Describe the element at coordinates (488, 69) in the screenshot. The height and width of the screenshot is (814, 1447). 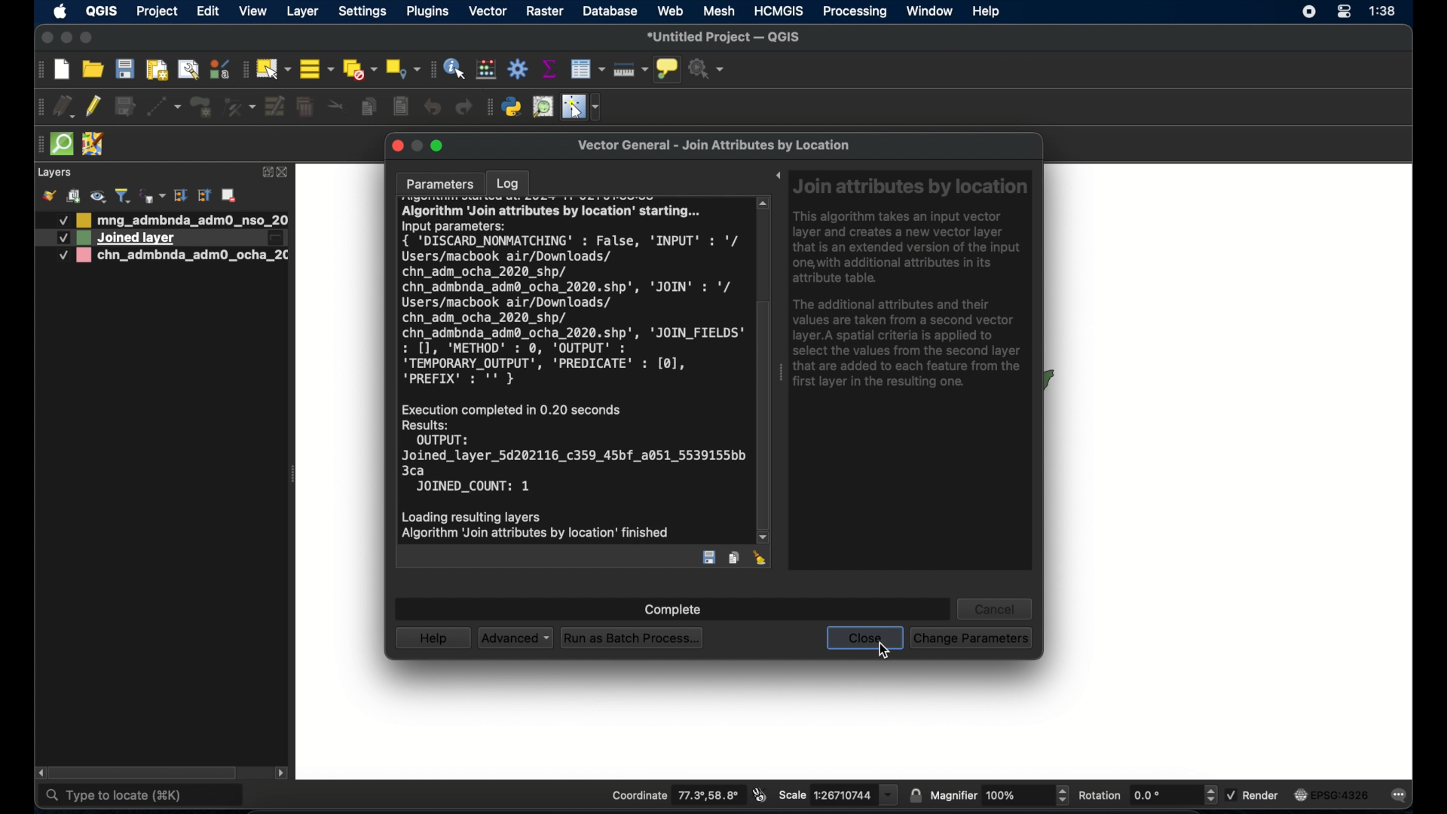
I see `open field calculator` at that location.